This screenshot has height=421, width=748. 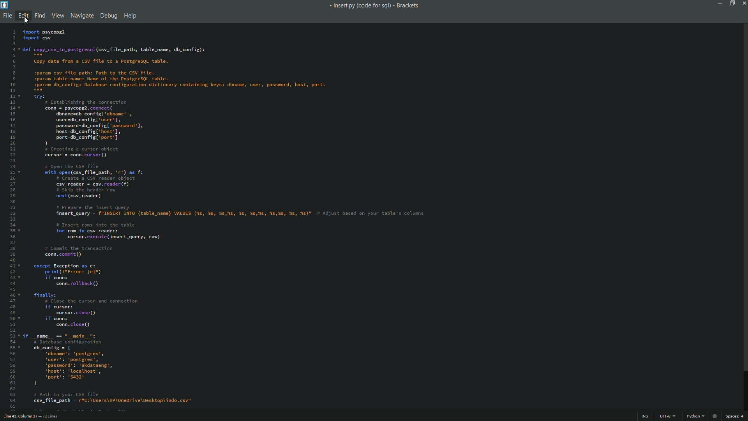 I want to click on cursor, so click(x=25, y=23).